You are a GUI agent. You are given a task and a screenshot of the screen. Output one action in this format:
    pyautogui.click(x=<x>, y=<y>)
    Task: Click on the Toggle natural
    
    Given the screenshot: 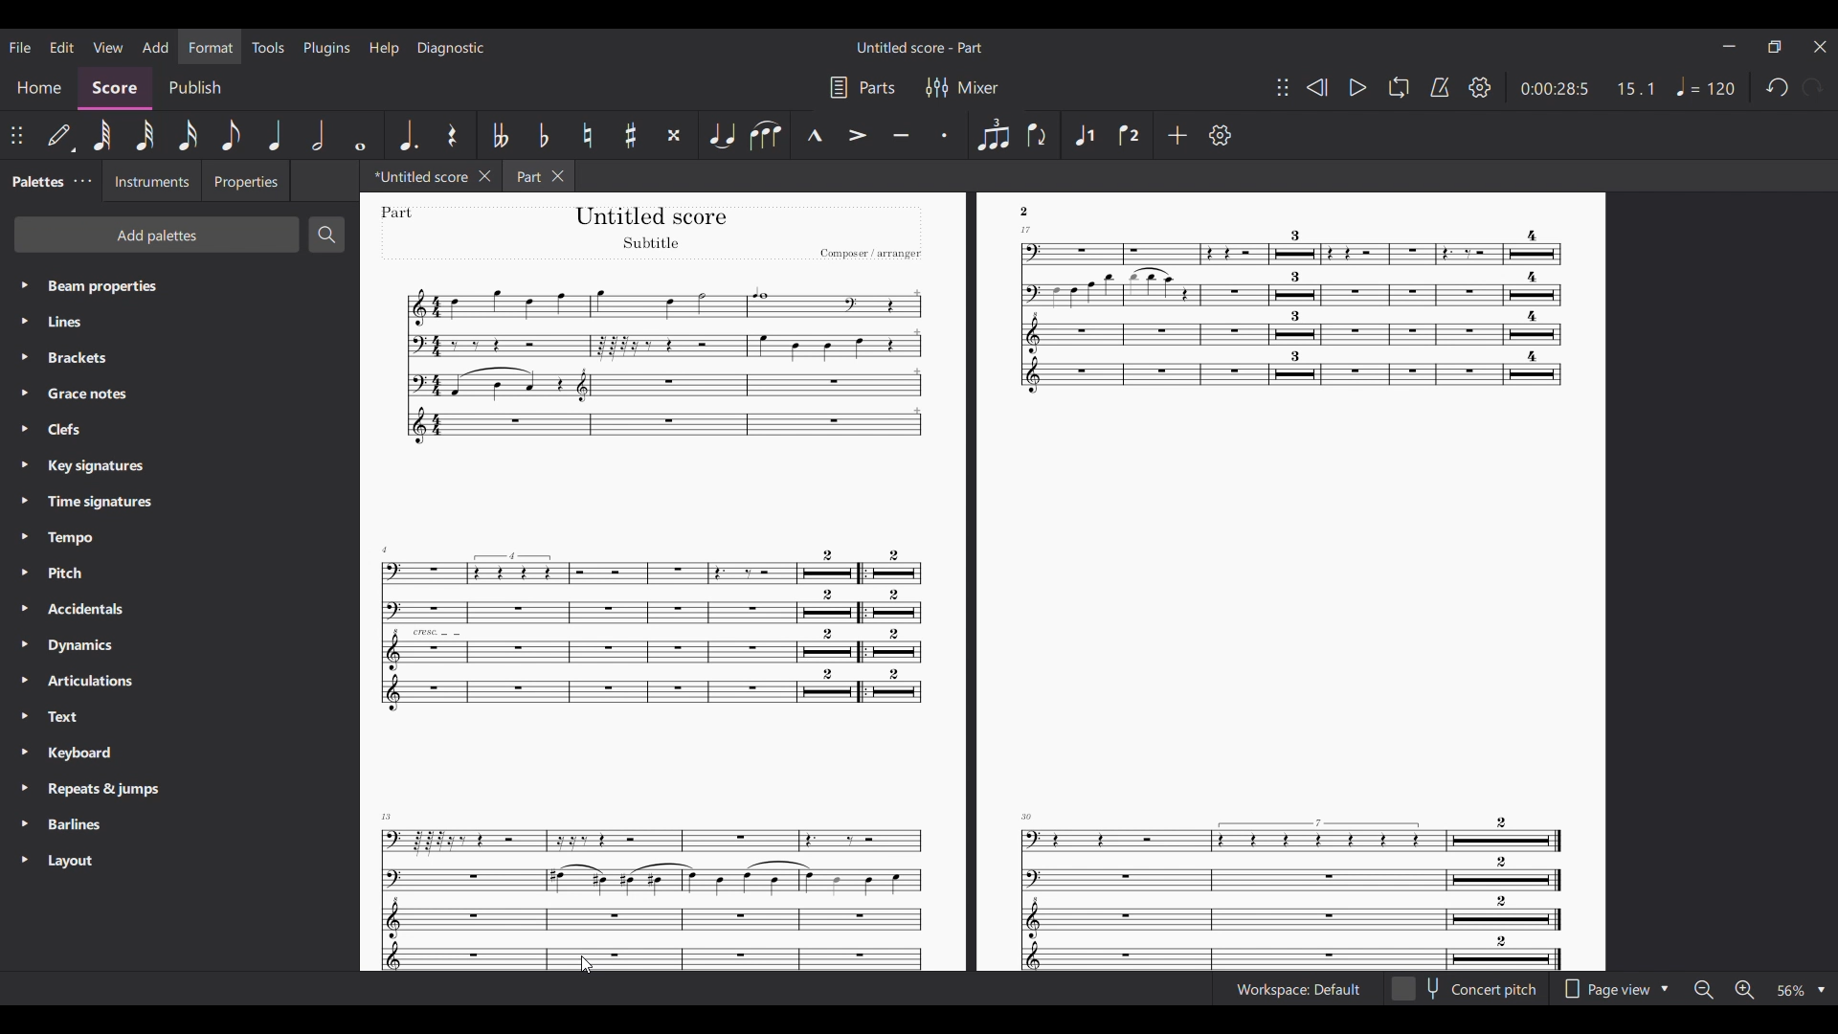 What is the action you would take?
    pyautogui.click(x=588, y=135)
    